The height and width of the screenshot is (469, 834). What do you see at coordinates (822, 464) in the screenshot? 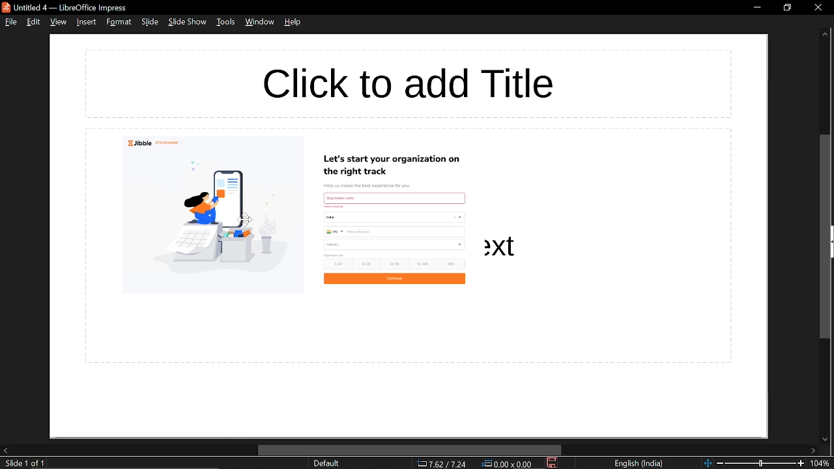
I see `current zoom` at bounding box center [822, 464].